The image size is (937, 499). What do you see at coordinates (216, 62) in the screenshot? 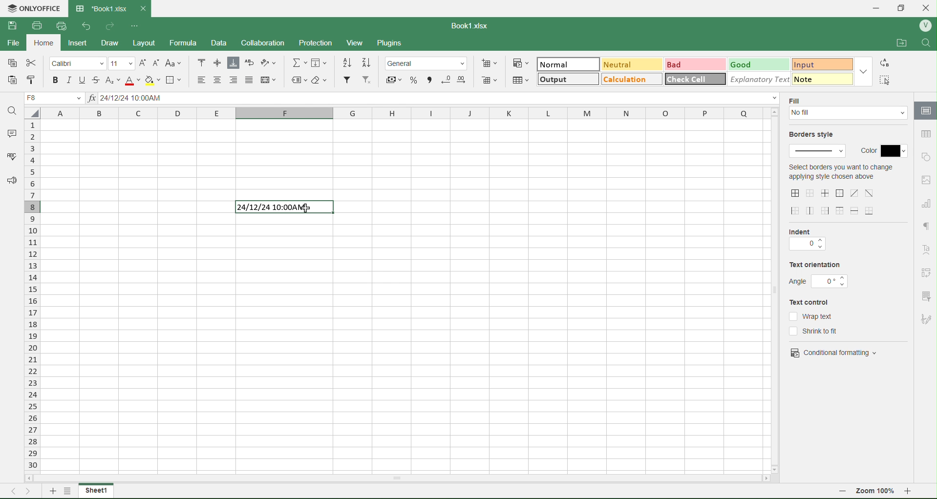
I see `Middle Size` at bounding box center [216, 62].